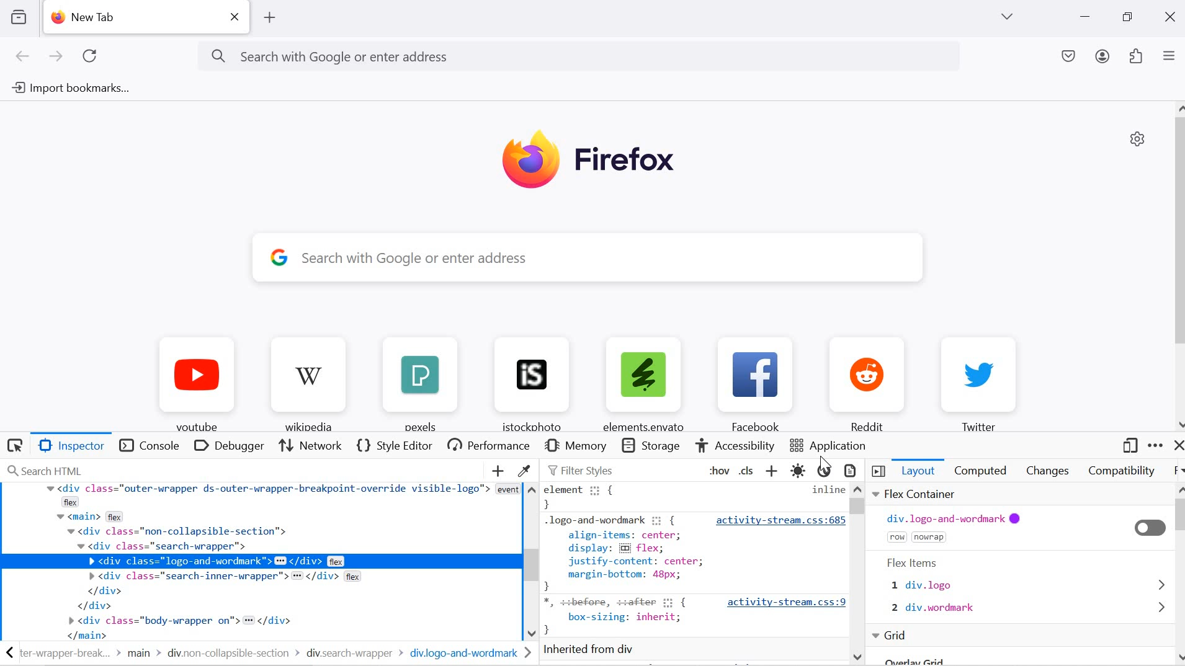 The image size is (1185, 666). What do you see at coordinates (150, 445) in the screenshot?
I see `console` at bounding box center [150, 445].